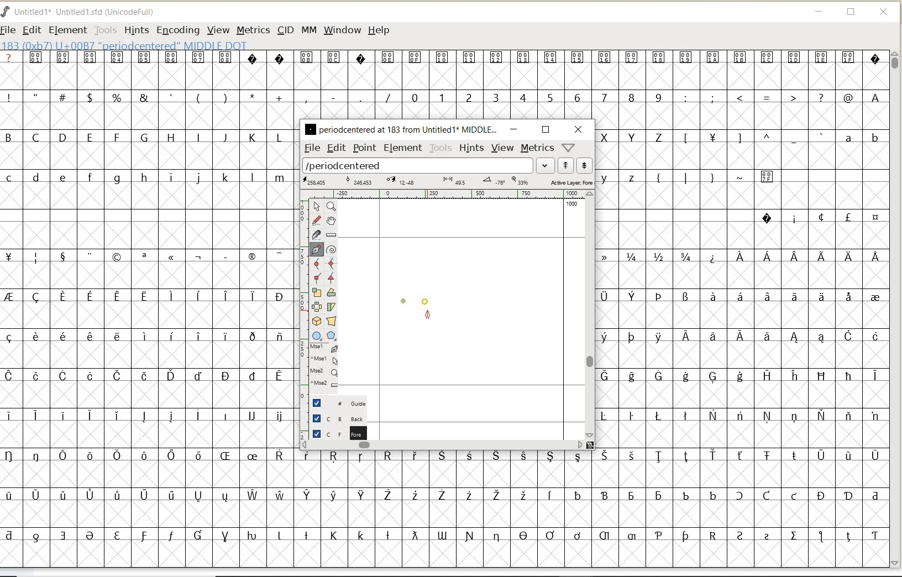 This screenshot has width=902, height=577. I want to click on element, so click(401, 148).